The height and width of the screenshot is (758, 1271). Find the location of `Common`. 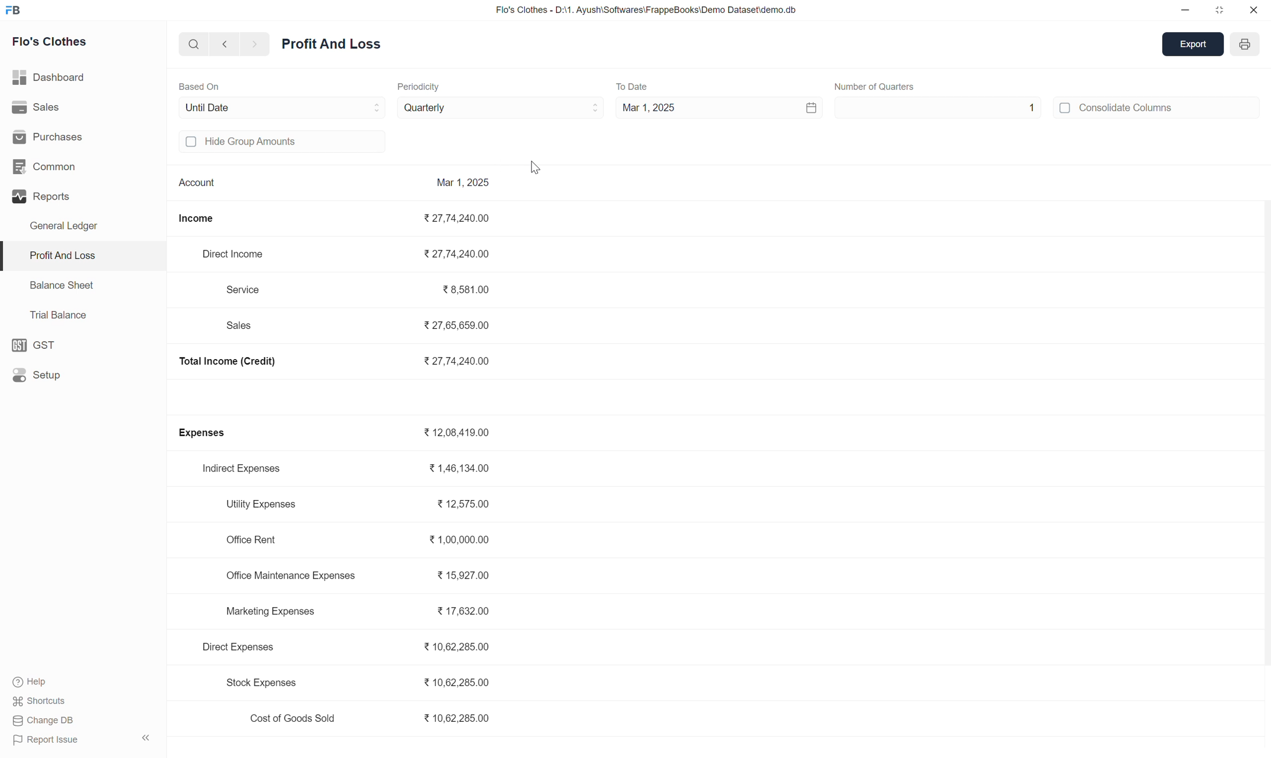

Common is located at coordinates (51, 168).